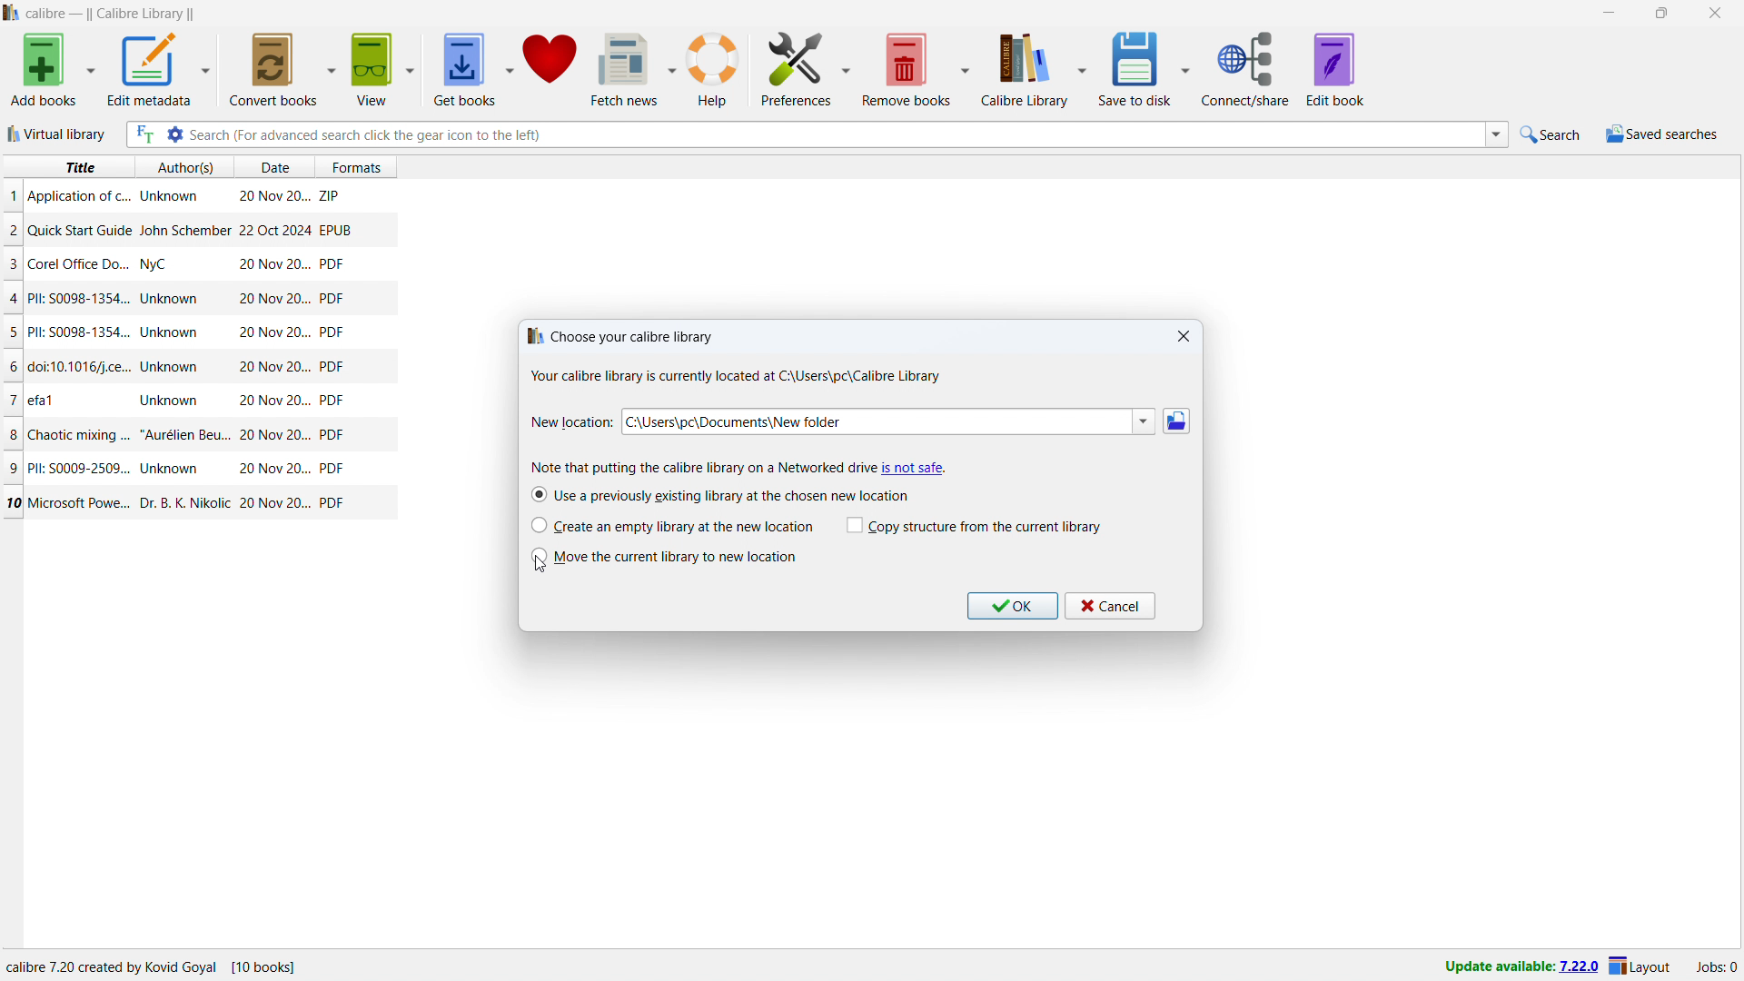  I want to click on Author, so click(183, 500).